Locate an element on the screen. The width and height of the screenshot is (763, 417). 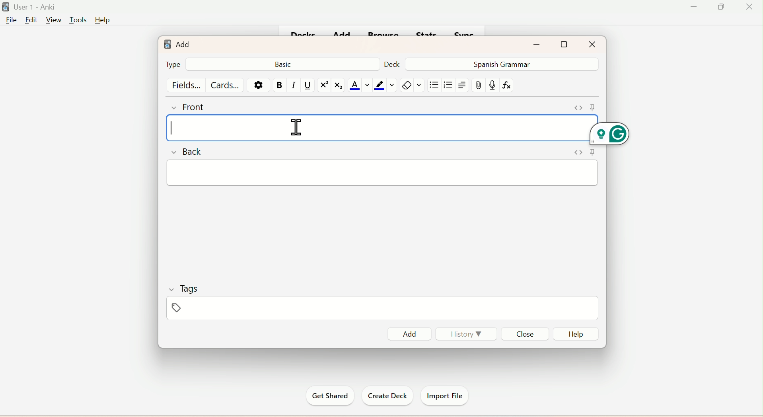
Settings is located at coordinates (257, 85).